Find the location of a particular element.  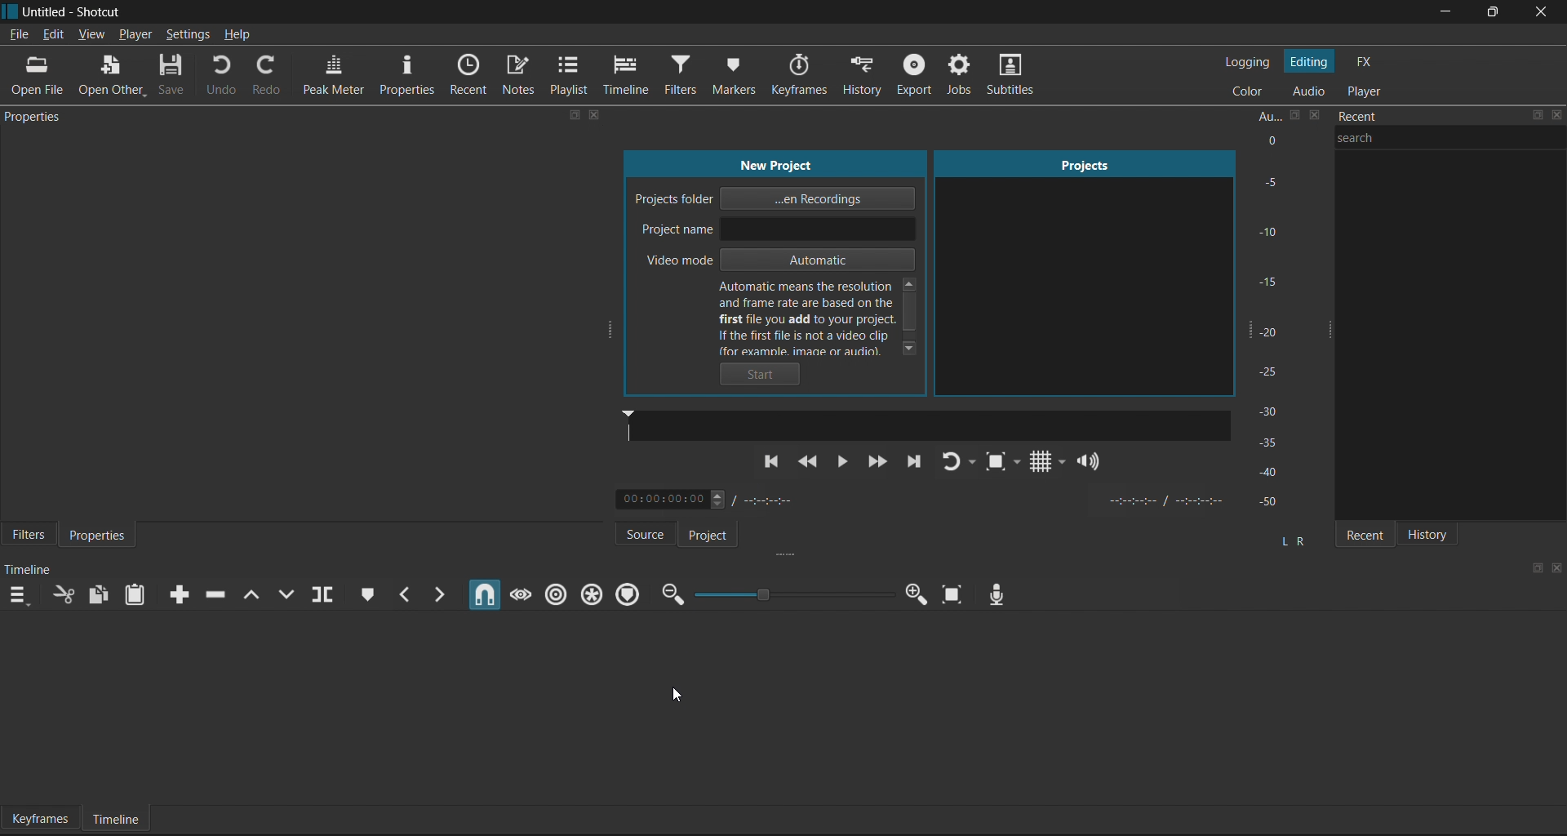

Ripple Markers is located at coordinates (631, 594).